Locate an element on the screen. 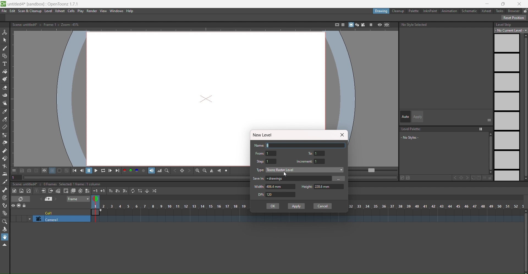 The height and width of the screenshot is (274, 528). file and folder is located at coordinates (476, 178).